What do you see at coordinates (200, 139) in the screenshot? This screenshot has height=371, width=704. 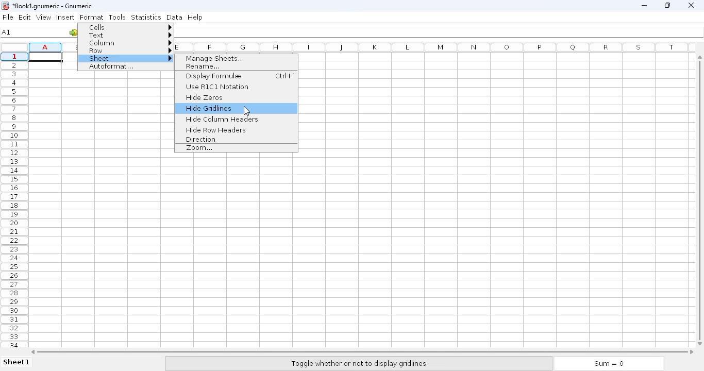 I see `direction` at bounding box center [200, 139].